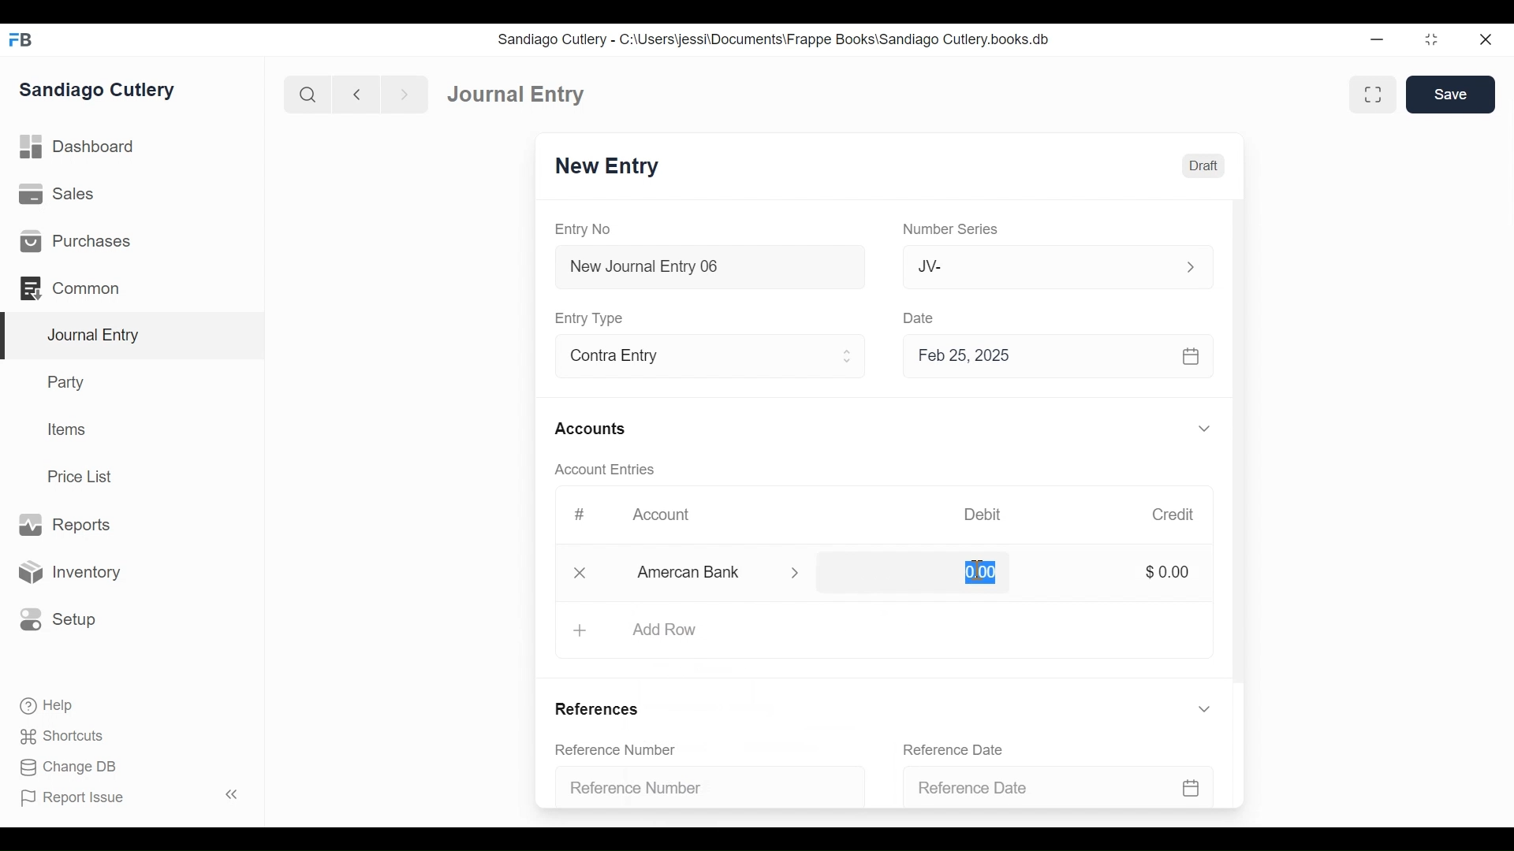 The width and height of the screenshot is (1514, 851). What do you see at coordinates (579, 631) in the screenshot?
I see `+` at bounding box center [579, 631].